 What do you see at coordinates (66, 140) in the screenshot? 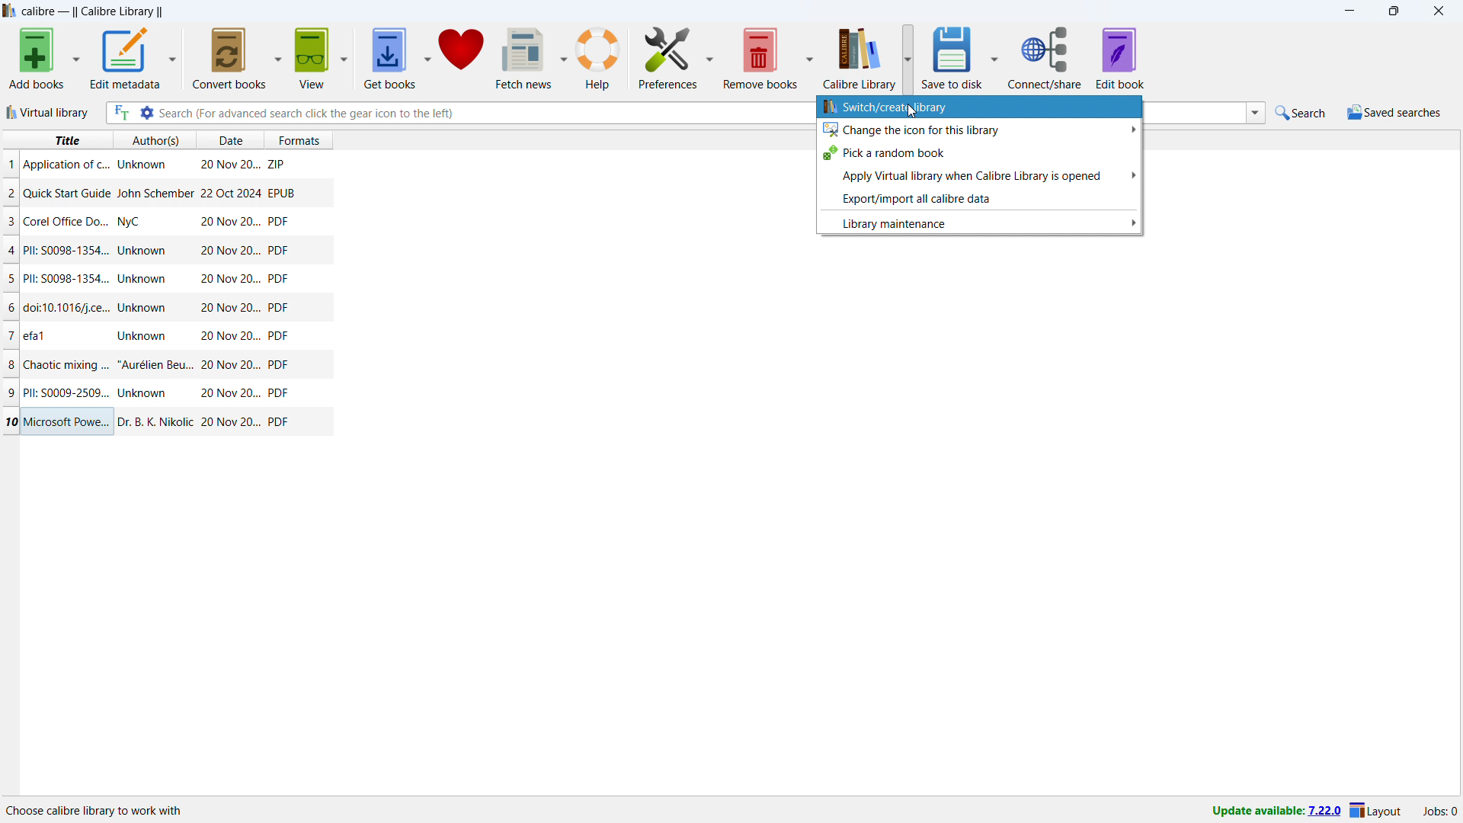
I see `title` at bounding box center [66, 140].